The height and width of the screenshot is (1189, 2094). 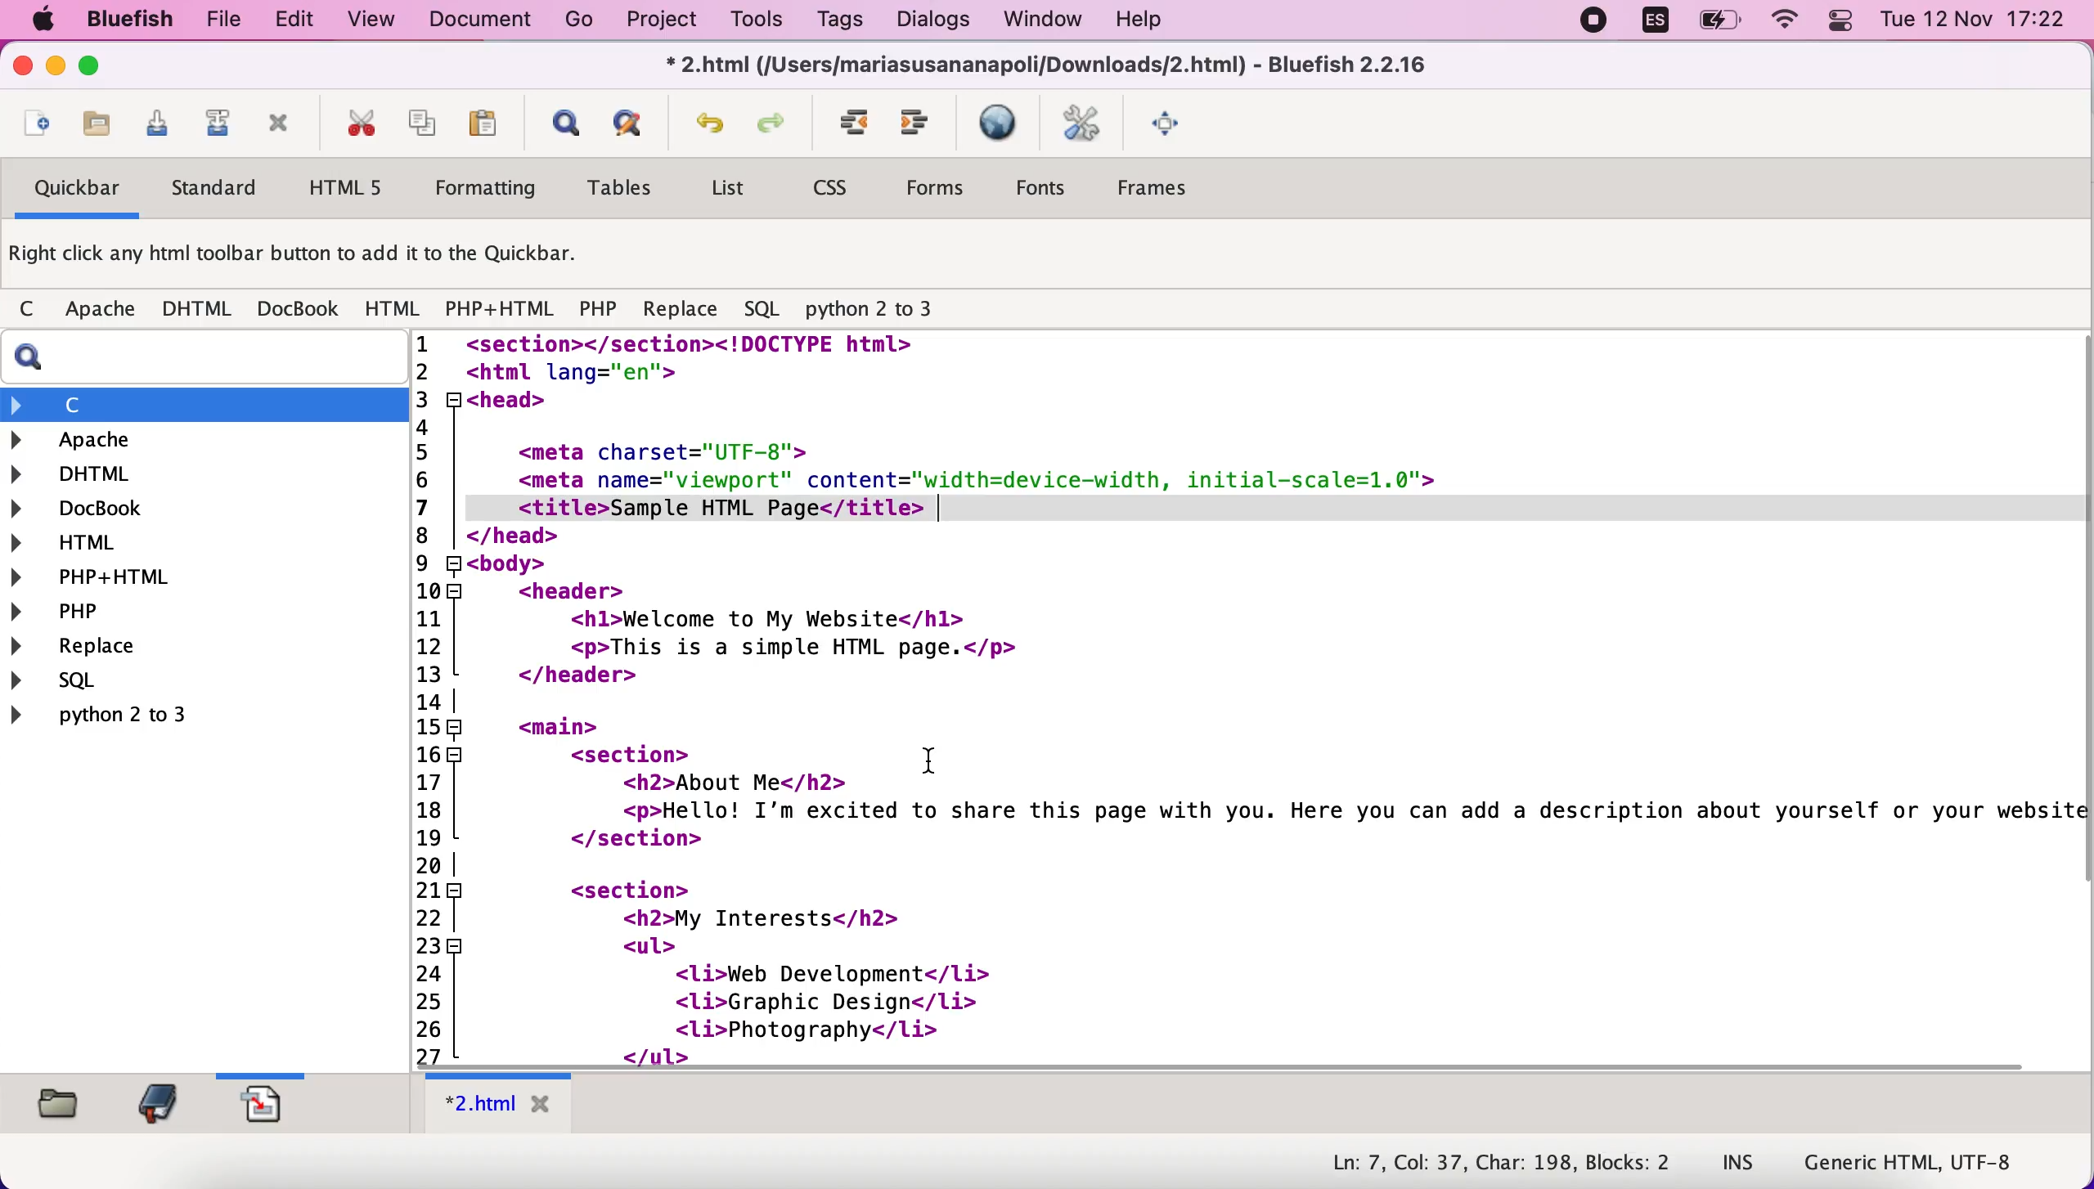 I want to click on right click any html toolbar button to add it to the quickbar., so click(x=303, y=255).